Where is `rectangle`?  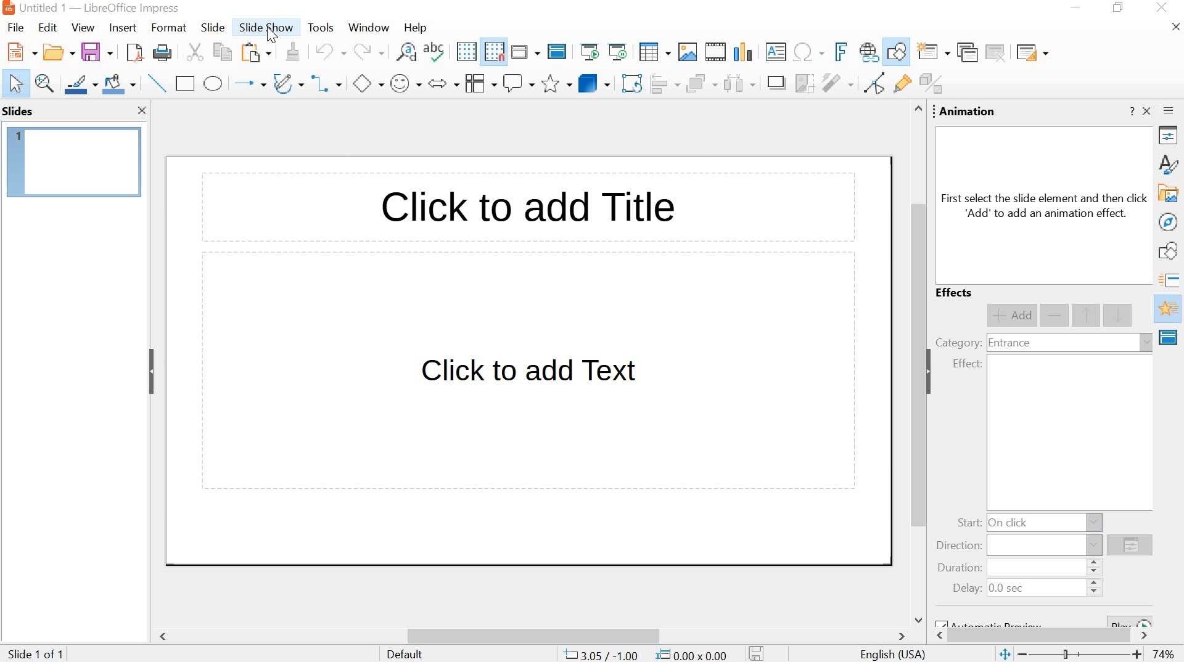
rectangle is located at coordinates (186, 83).